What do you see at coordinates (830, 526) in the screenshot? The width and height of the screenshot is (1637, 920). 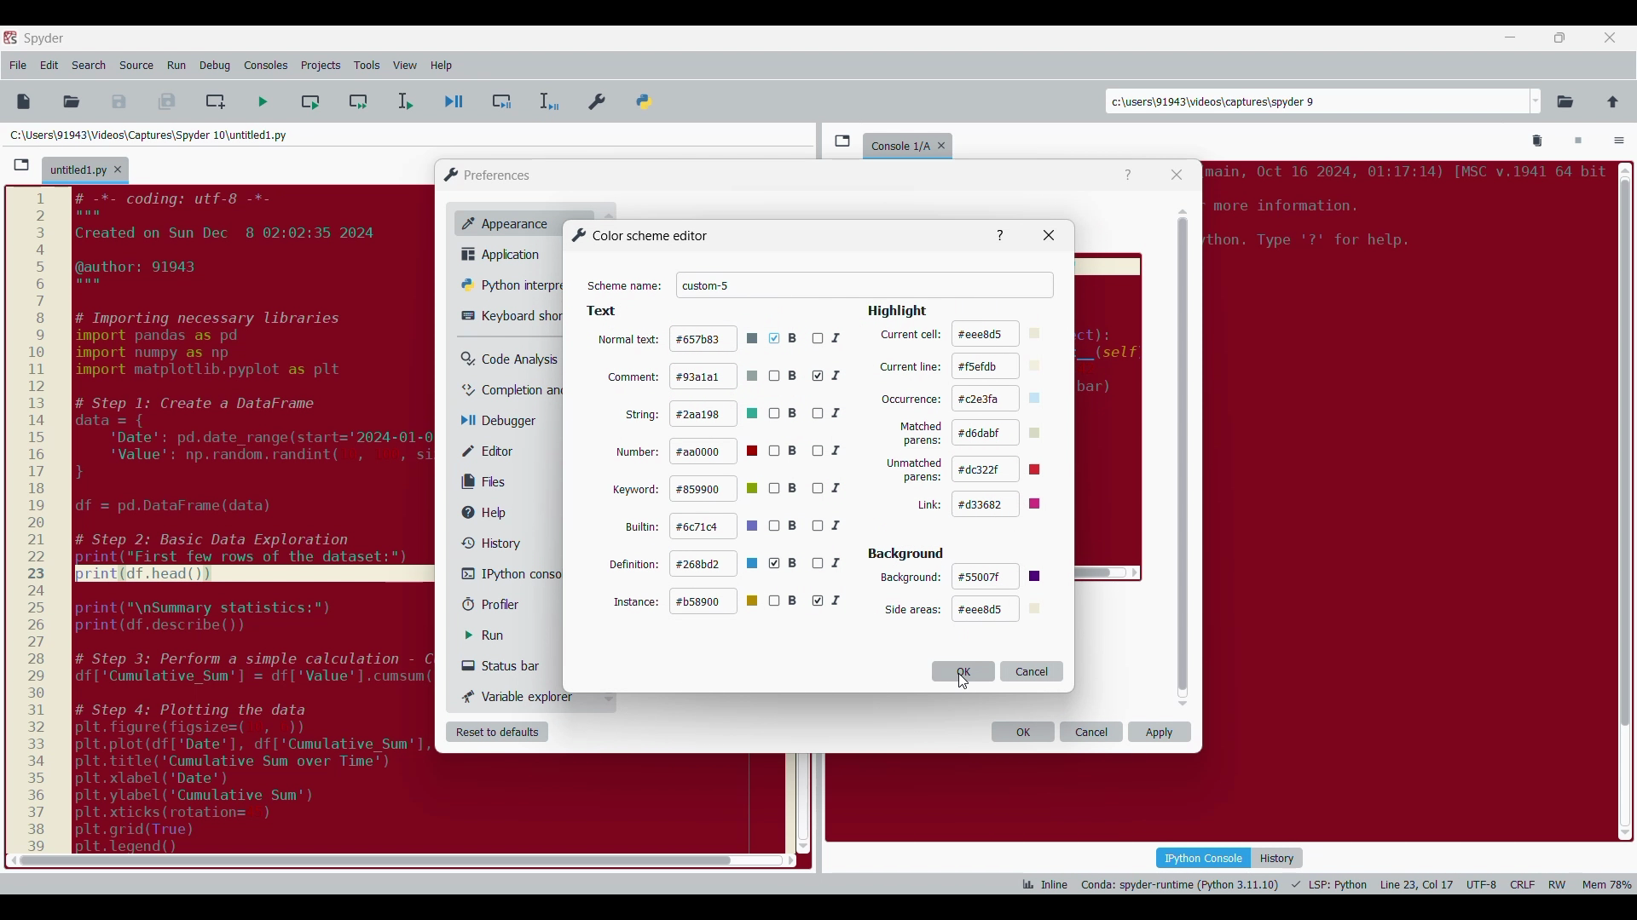 I see `I` at bounding box center [830, 526].